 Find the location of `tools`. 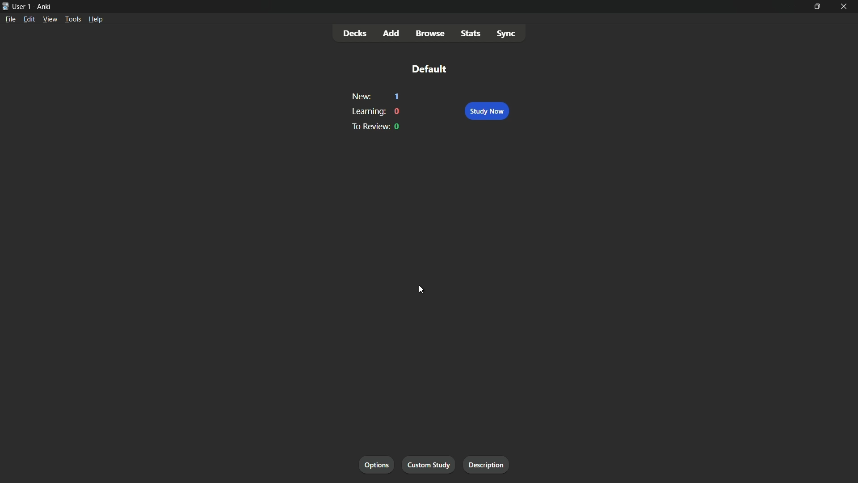

tools is located at coordinates (72, 20).